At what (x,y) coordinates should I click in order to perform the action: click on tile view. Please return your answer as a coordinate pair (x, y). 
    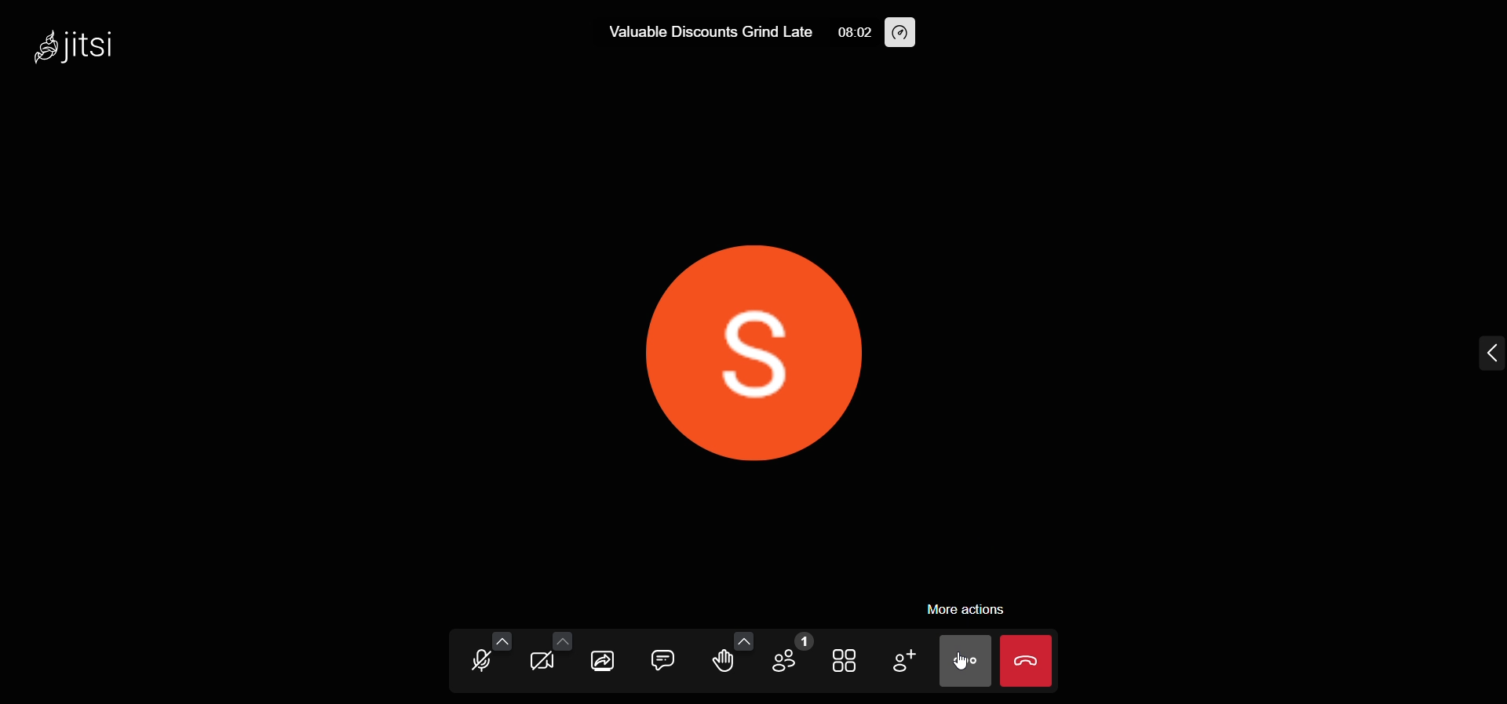
    Looking at the image, I should click on (844, 661).